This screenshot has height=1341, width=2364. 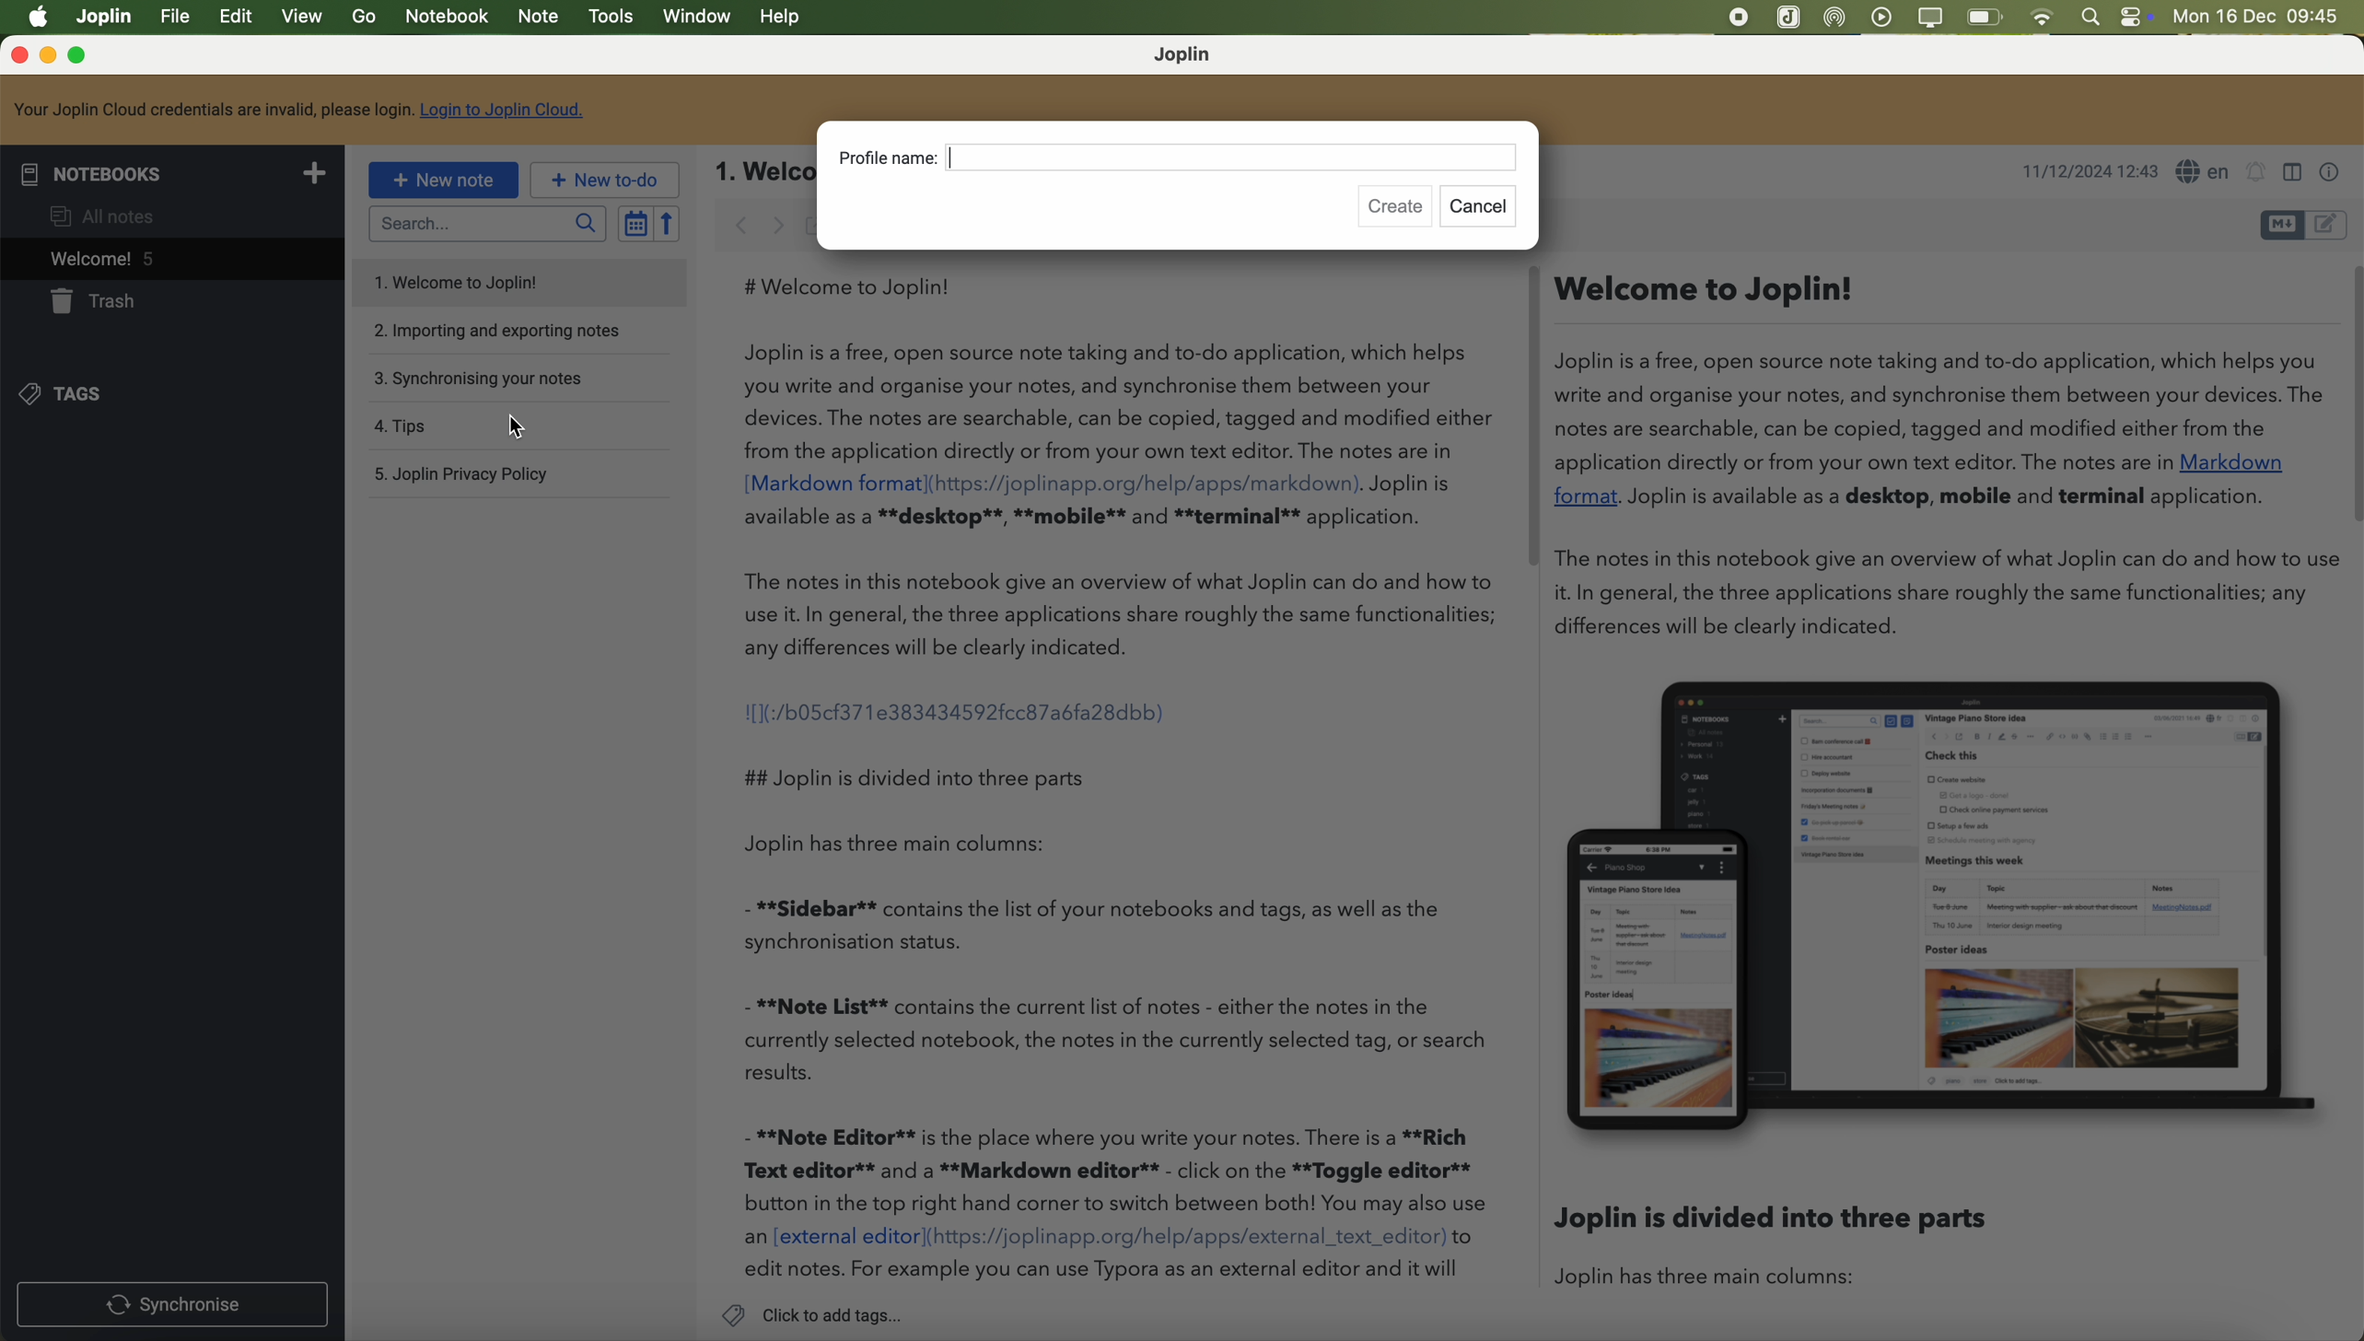 What do you see at coordinates (443, 181) in the screenshot?
I see `new note` at bounding box center [443, 181].